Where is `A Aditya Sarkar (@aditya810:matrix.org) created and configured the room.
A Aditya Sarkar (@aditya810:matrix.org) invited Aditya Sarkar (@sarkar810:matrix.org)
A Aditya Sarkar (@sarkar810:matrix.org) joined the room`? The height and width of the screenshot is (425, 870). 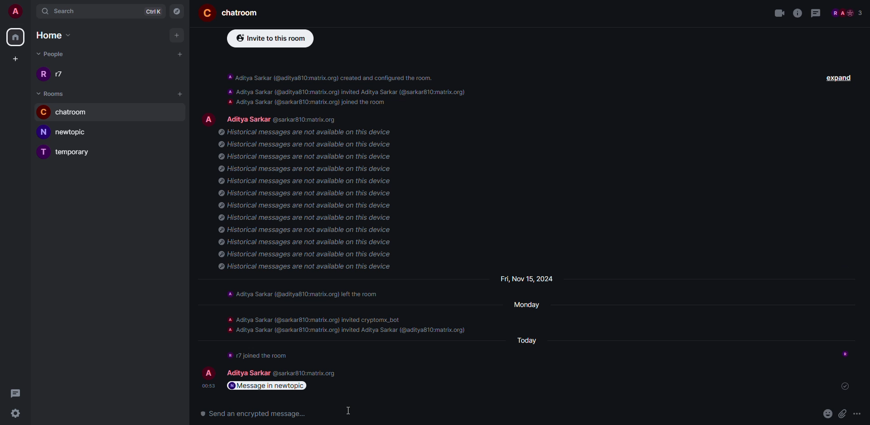
A Aditya Sarkar (@aditya810:matrix.org) created and configured the room.
A Aditya Sarkar (@aditya810:matrix.org) invited Aditya Sarkar (@sarkar810:matrix.org)
A Aditya Sarkar (@sarkar810:matrix.org) joined the room is located at coordinates (344, 86).